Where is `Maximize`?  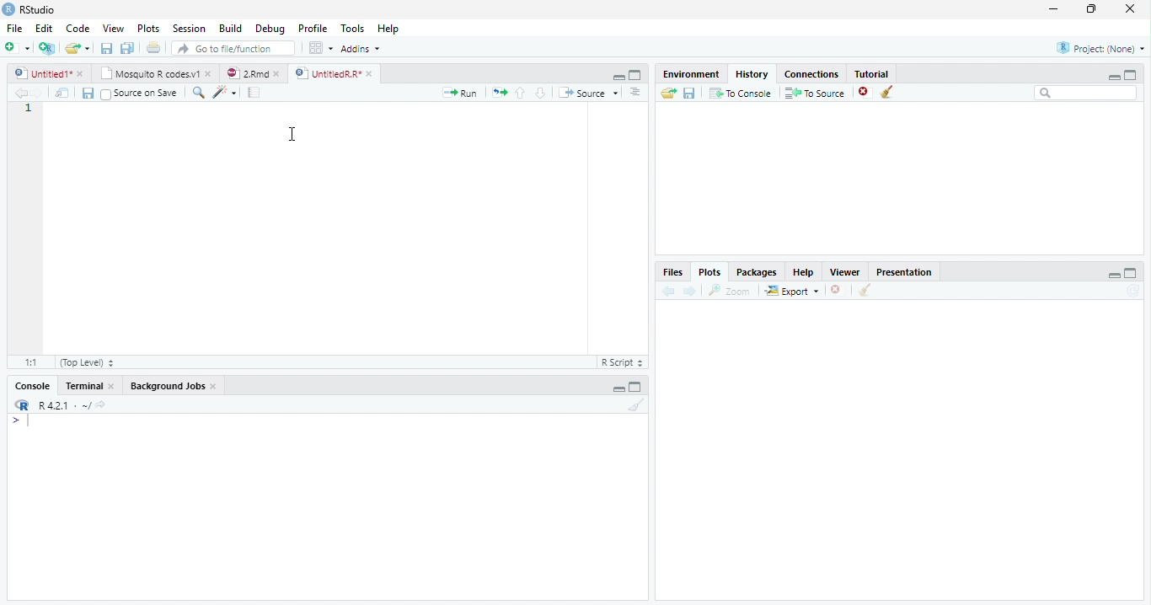
Maximize is located at coordinates (1134, 74).